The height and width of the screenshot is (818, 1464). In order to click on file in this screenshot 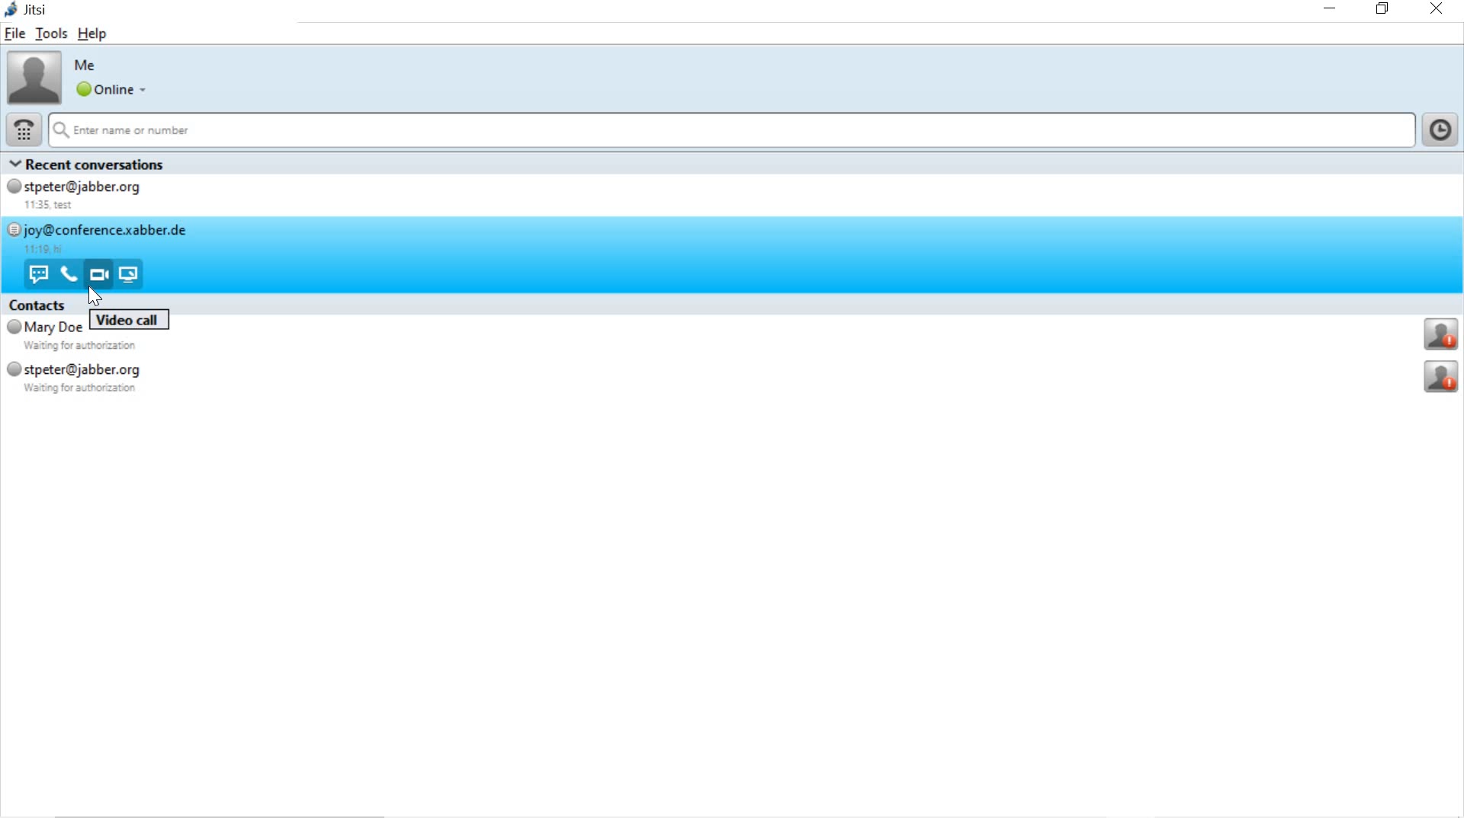, I will do `click(16, 34)`.